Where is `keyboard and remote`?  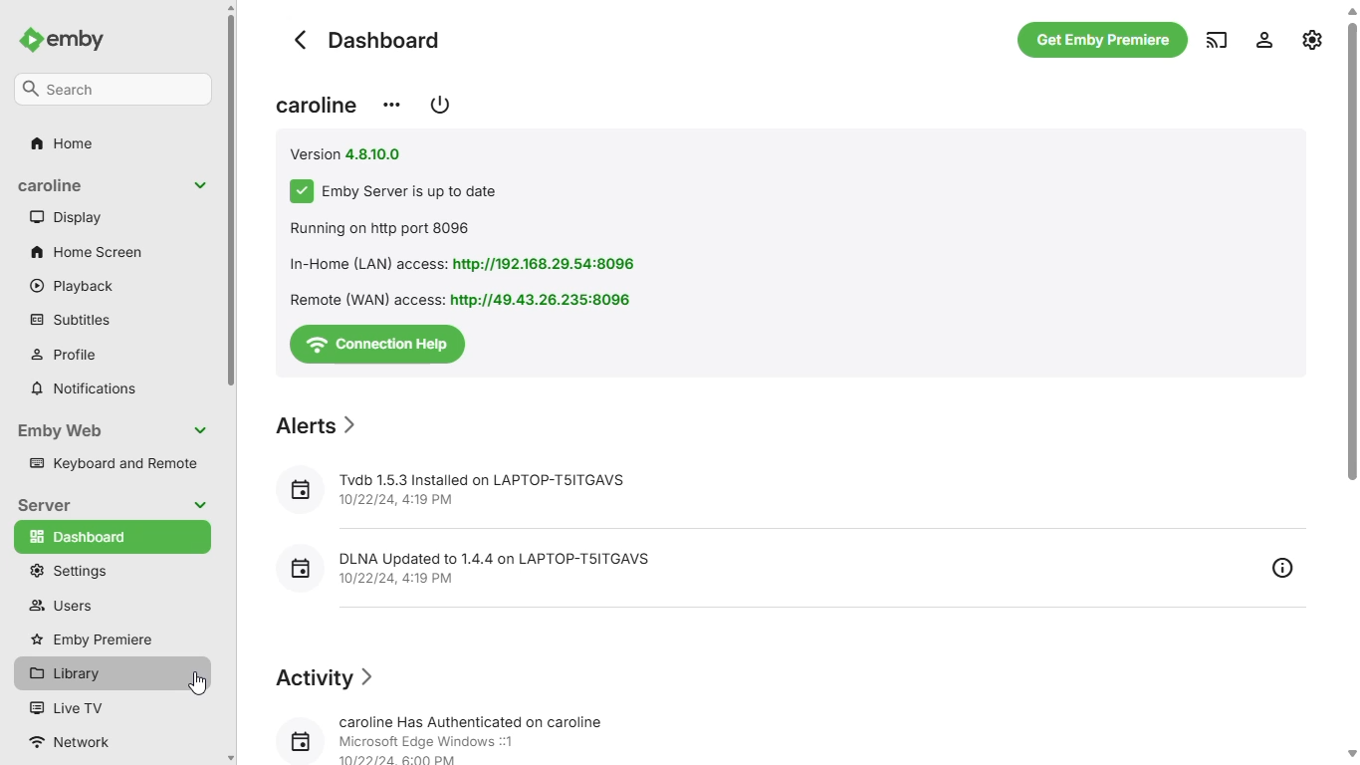
keyboard and remote is located at coordinates (113, 461).